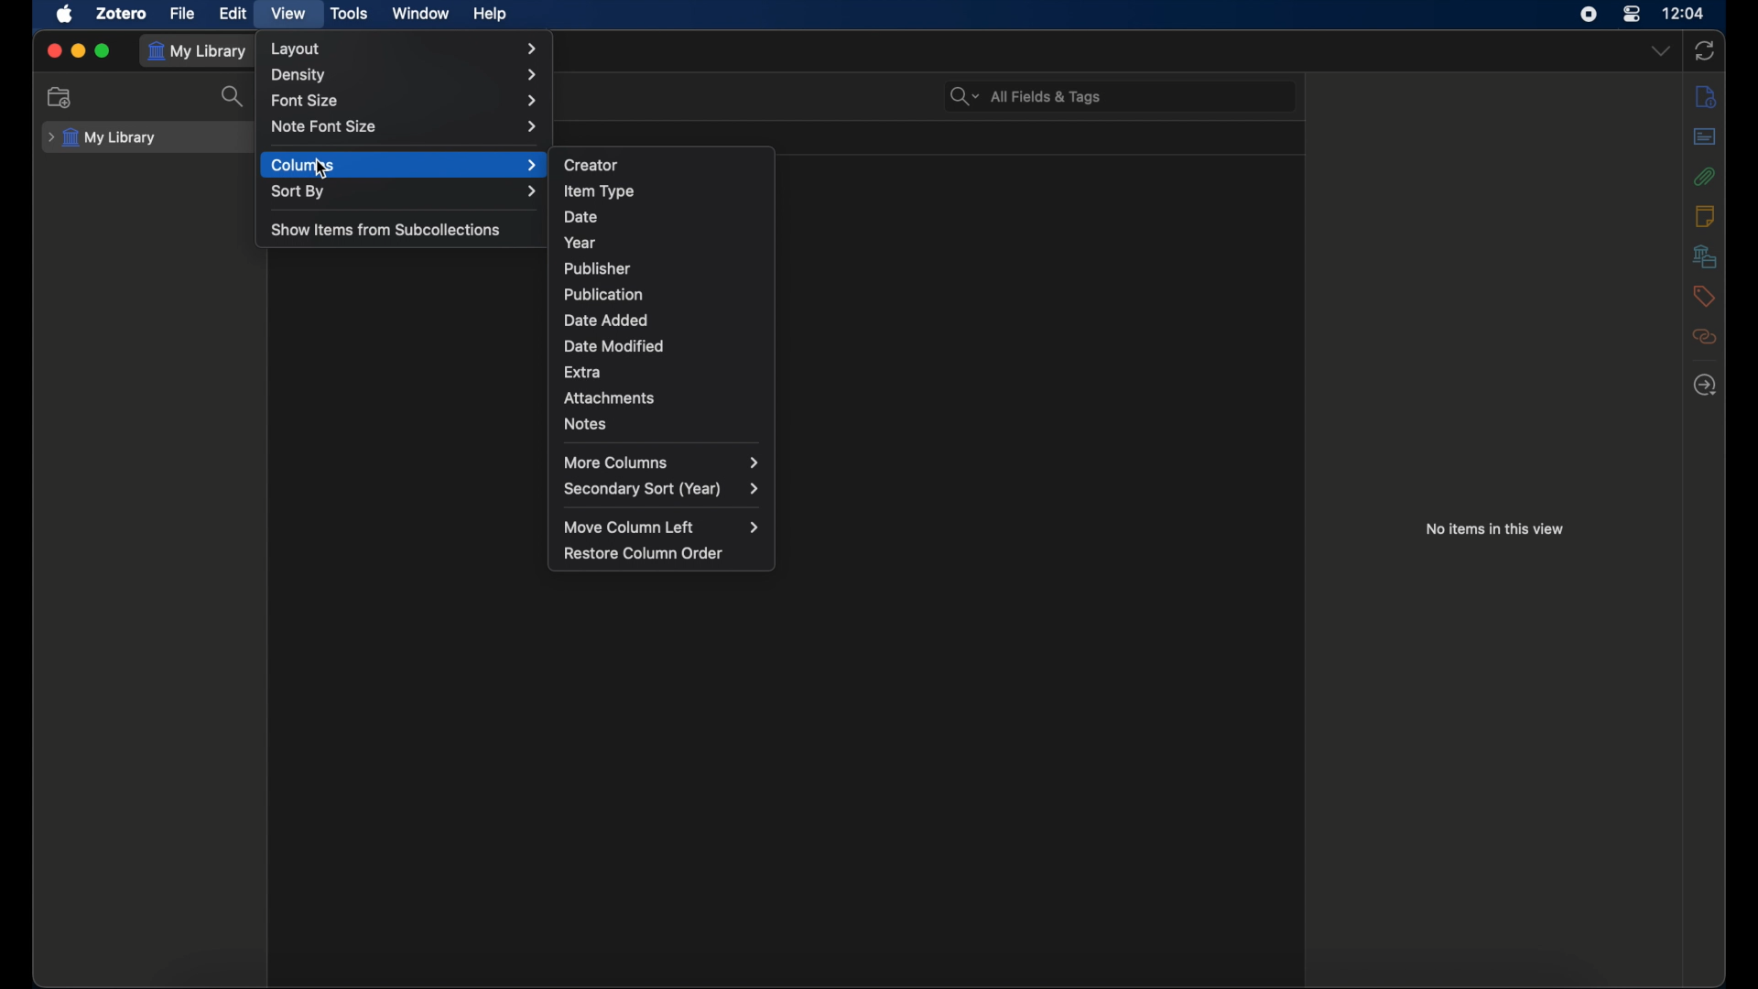 This screenshot has width=1758, height=989. I want to click on date modified, so click(614, 346).